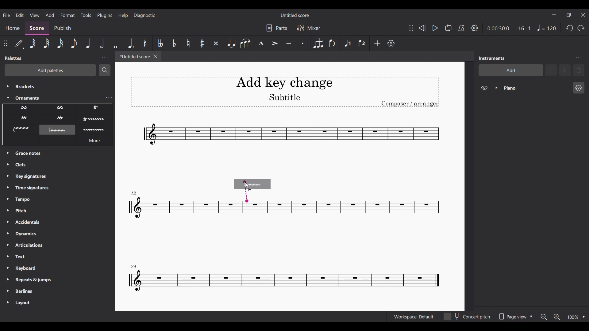 The width and height of the screenshot is (589, 331). I want to click on Toggle for Concert pitch, so click(468, 317).